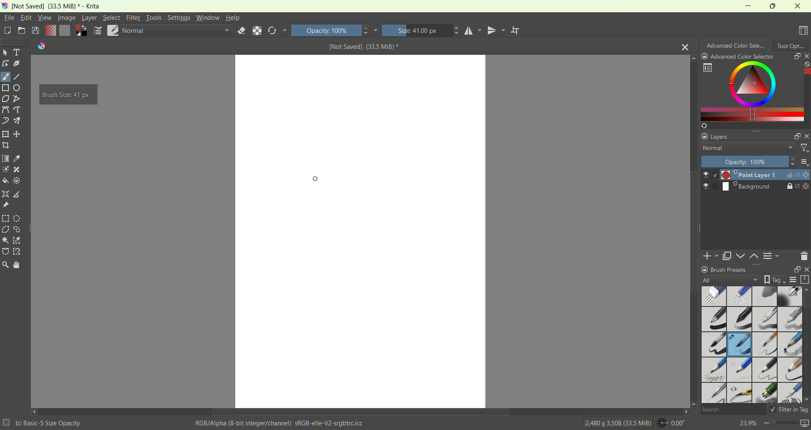 The image size is (811, 430). I want to click on bezier curve selection, so click(5, 251).